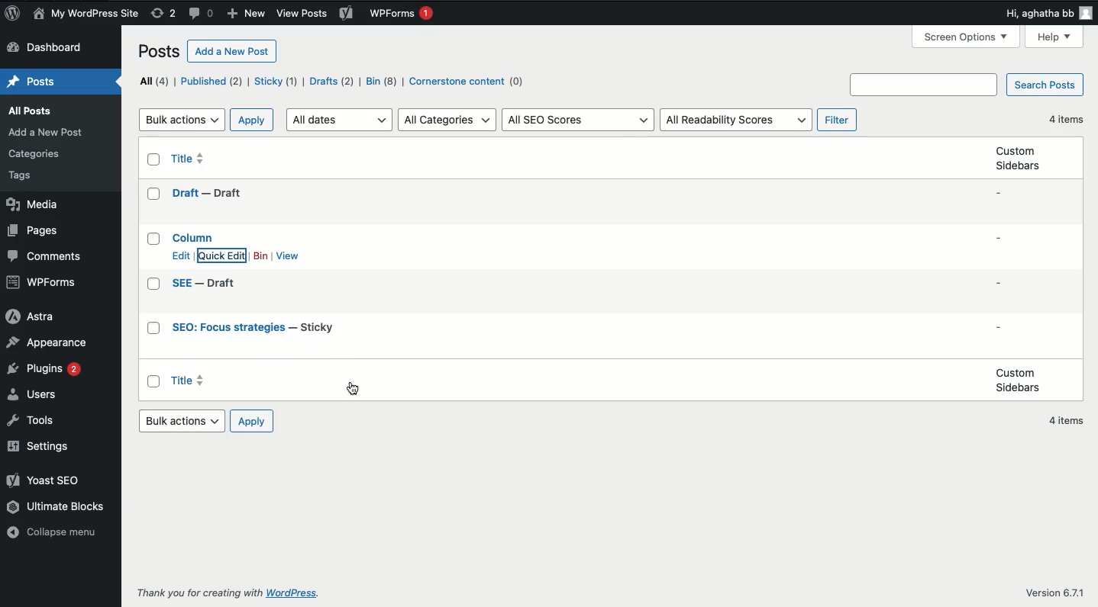 This screenshot has height=607, width=1098. Describe the element at coordinates (35, 111) in the screenshot. I see `Posts` at that location.